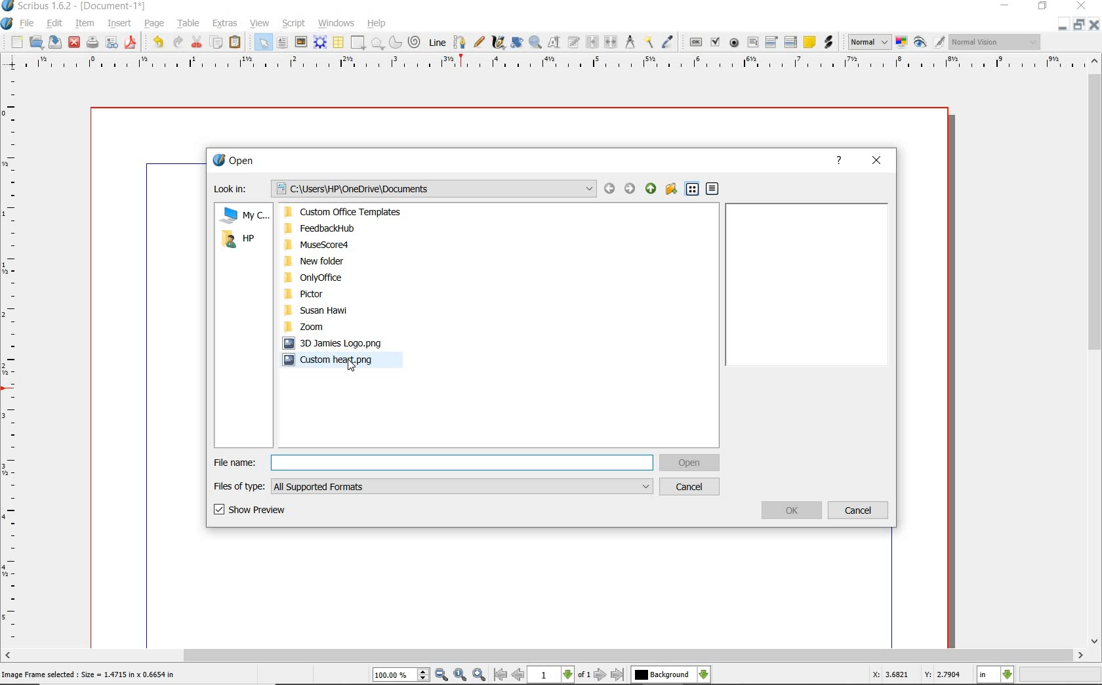 The height and width of the screenshot is (685, 1102). What do you see at coordinates (648, 43) in the screenshot?
I see `copy item properties` at bounding box center [648, 43].